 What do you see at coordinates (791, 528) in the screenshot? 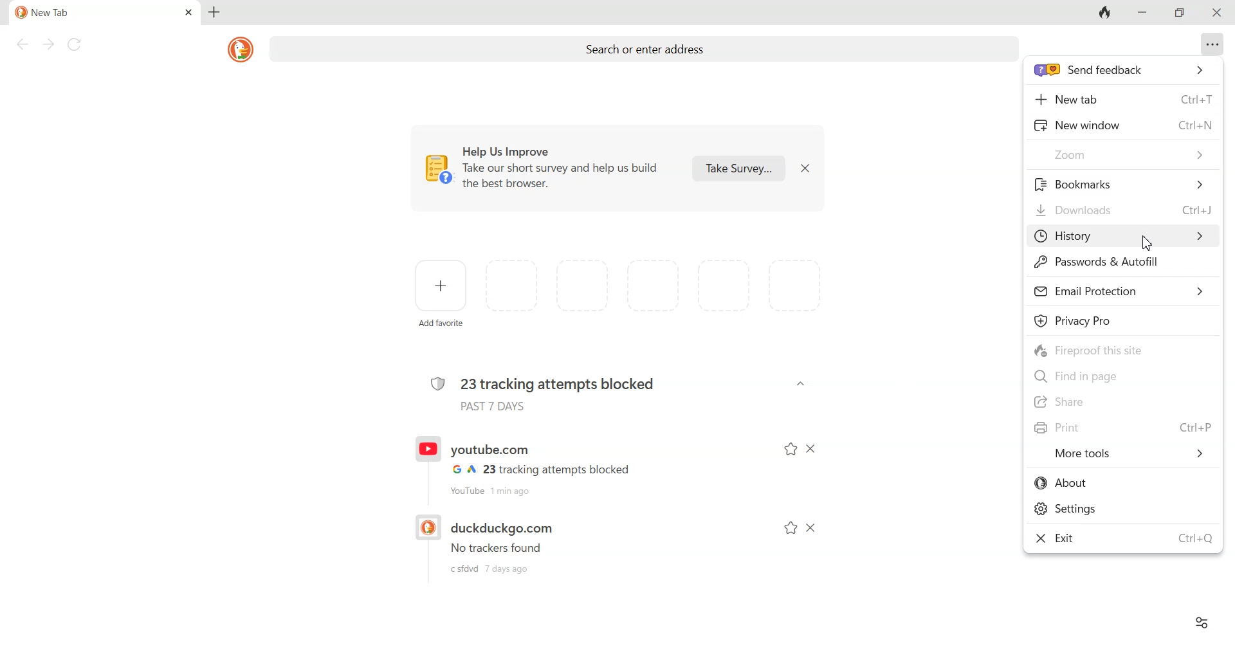
I see `Add to favorite` at bounding box center [791, 528].